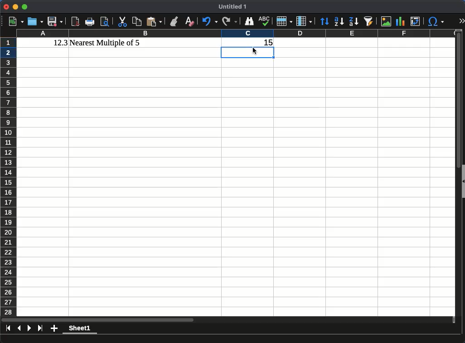  What do you see at coordinates (122, 21) in the screenshot?
I see `cut` at bounding box center [122, 21].